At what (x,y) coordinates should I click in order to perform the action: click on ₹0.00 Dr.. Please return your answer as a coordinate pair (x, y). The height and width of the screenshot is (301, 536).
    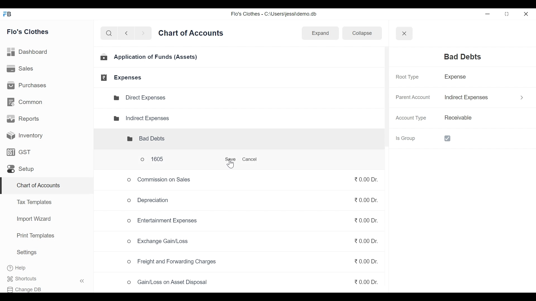
    Looking at the image, I should click on (365, 202).